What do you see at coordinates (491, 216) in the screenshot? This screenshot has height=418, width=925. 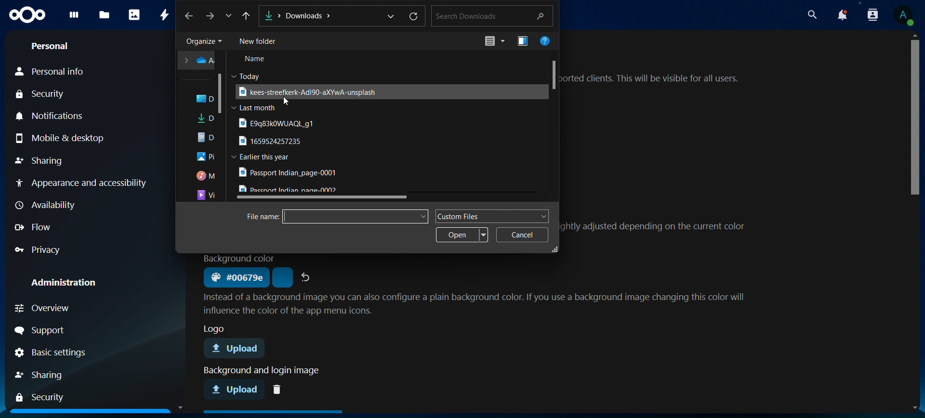 I see `custom files` at bounding box center [491, 216].